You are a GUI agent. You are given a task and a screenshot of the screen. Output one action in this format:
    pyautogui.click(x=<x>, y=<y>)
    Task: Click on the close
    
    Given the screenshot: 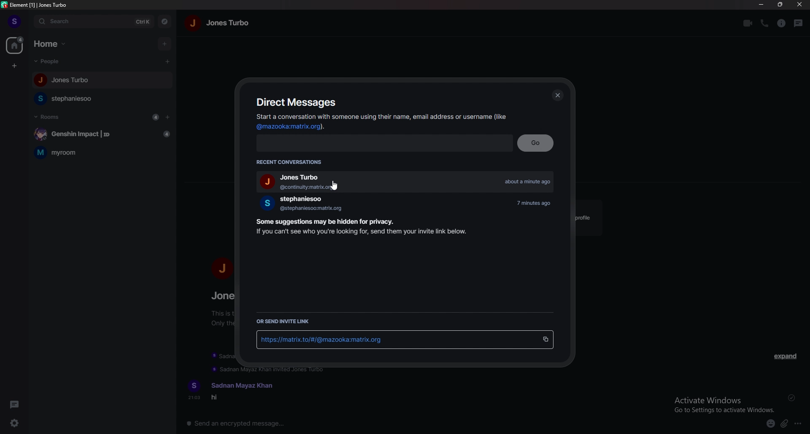 What is the action you would take?
    pyautogui.click(x=558, y=96)
    